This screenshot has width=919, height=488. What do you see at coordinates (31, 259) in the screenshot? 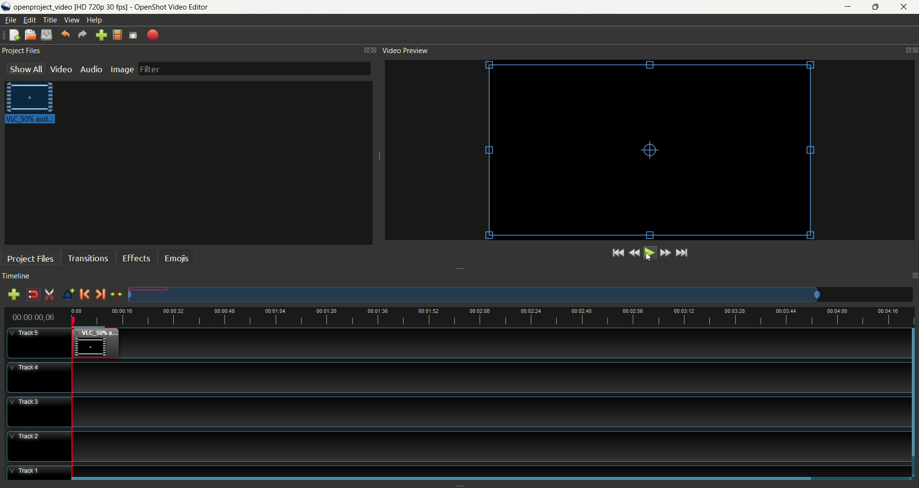
I see `project files` at bounding box center [31, 259].